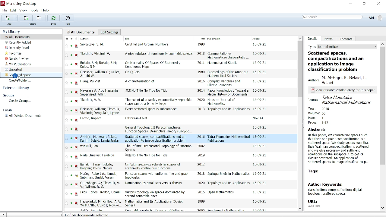  Describe the element at coordinates (340, 147) in the screenshot. I see `abstract` at that location.